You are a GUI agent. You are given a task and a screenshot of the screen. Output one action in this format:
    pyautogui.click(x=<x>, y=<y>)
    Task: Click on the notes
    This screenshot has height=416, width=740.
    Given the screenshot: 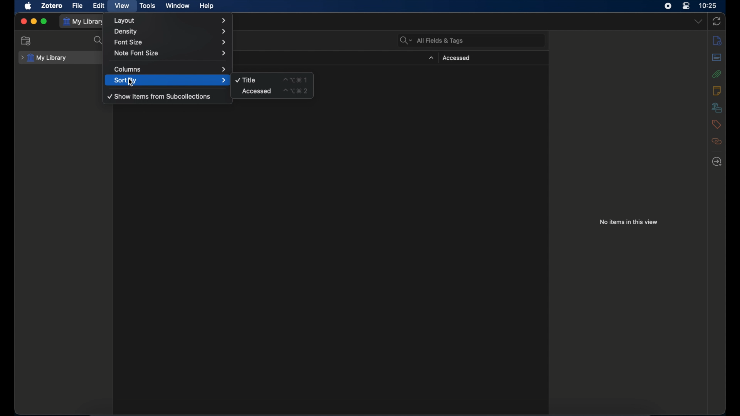 What is the action you would take?
    pyautogui.click(x=717, y=90)
    